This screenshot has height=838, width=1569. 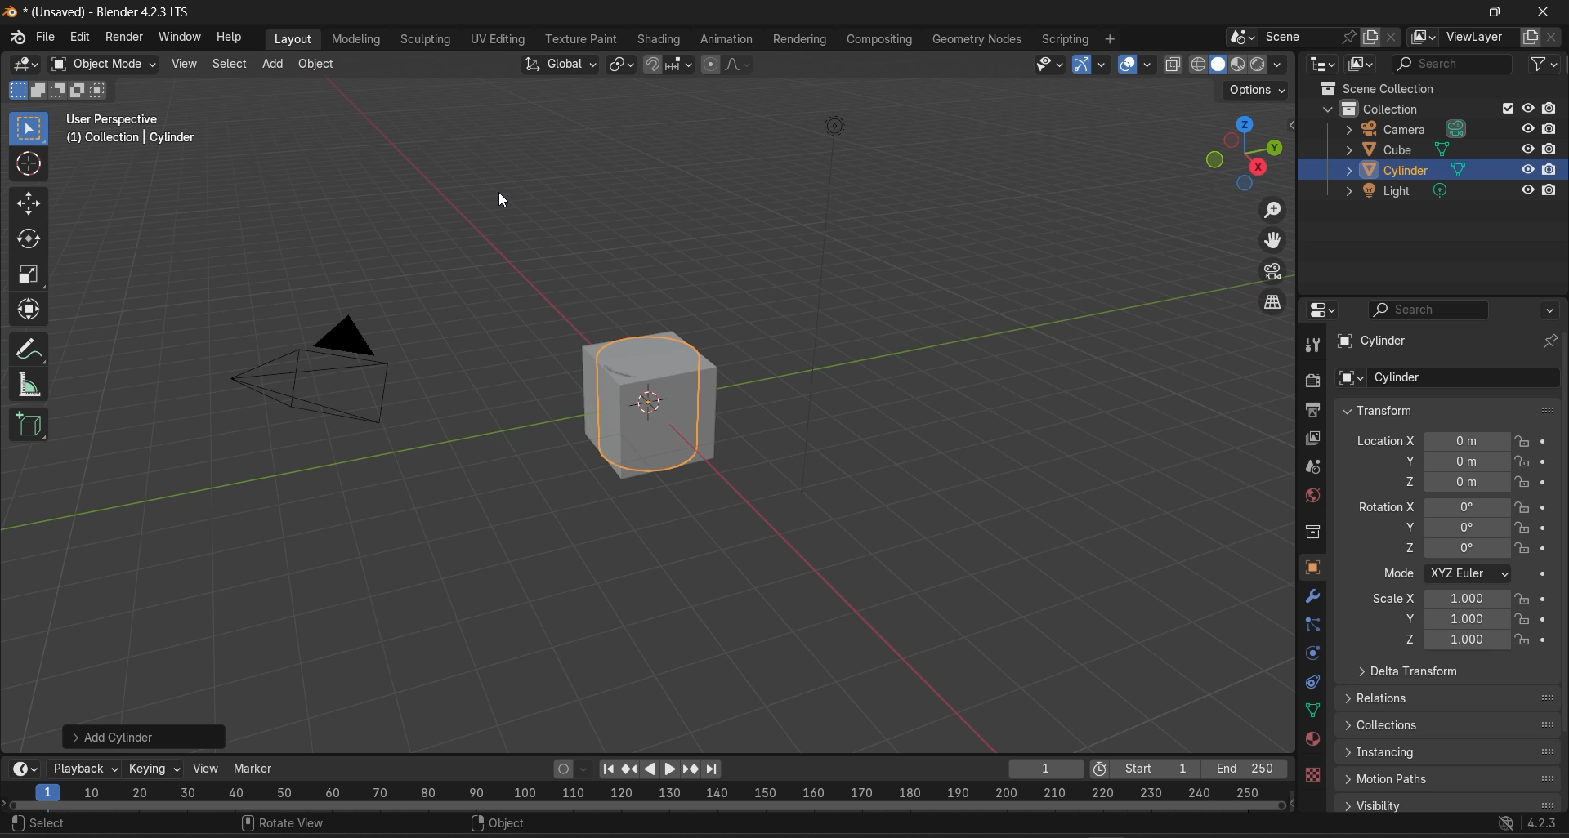 What do you see at coordinates (1276, 242) in the screenshot?
I see `move the view` at bounding box center [1276, 242].